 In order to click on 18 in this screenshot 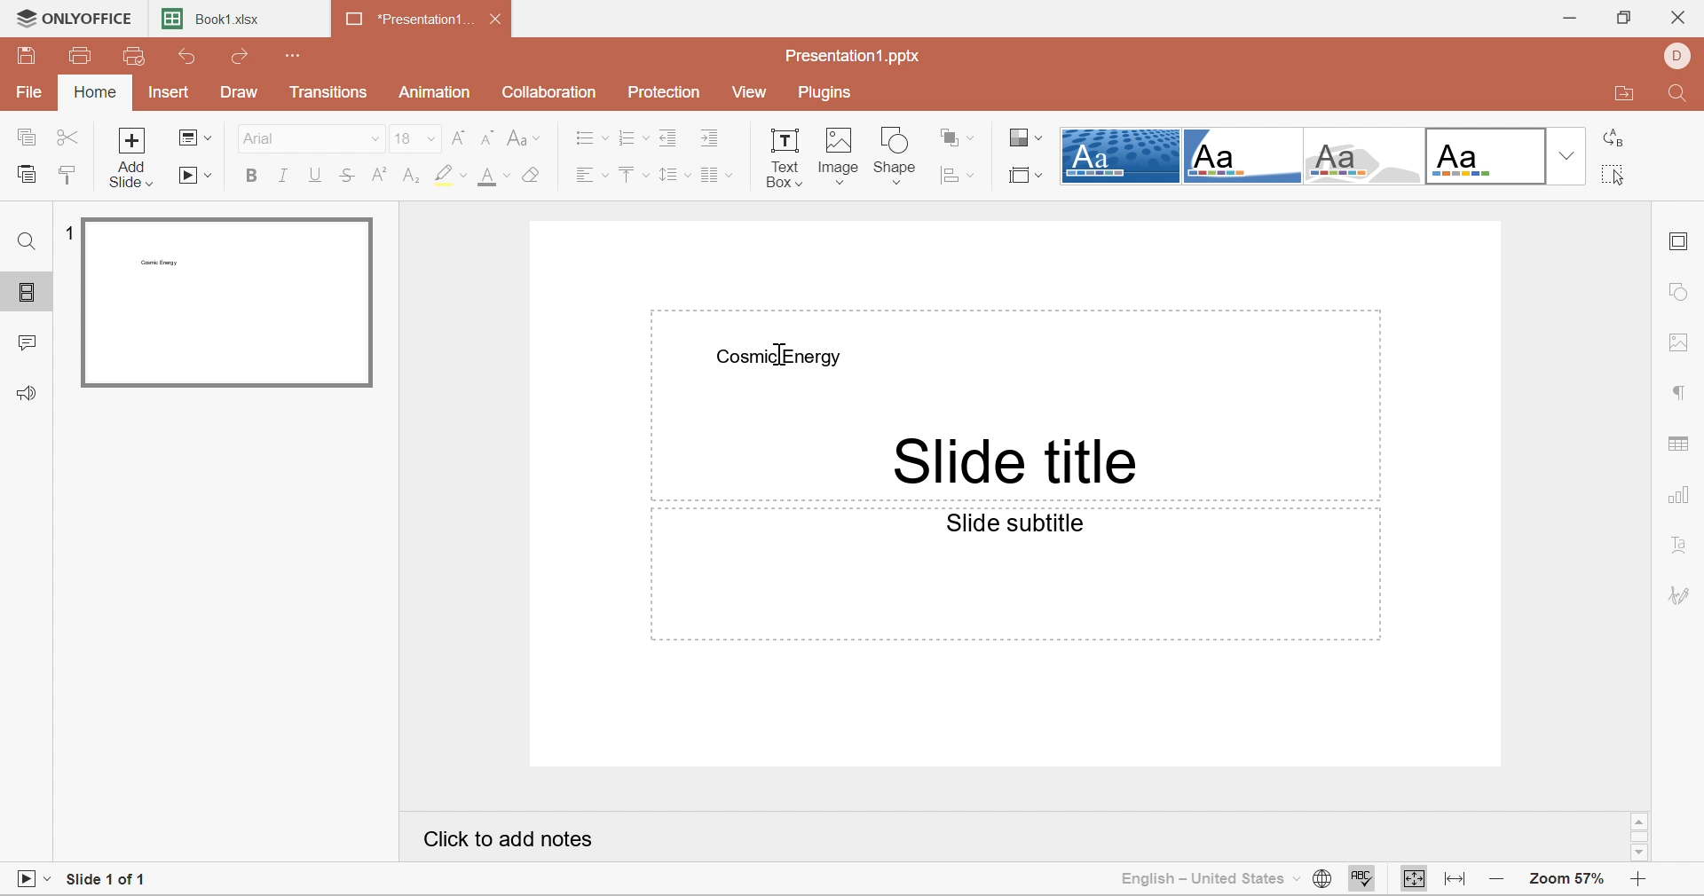, I will do `click(414, 138)`.